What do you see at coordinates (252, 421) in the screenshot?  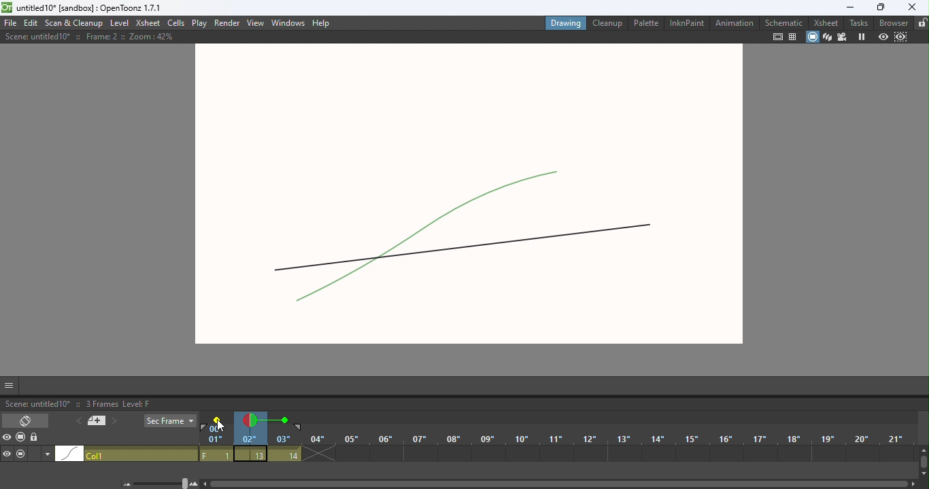 I see `Onion skin` at bounding box center [252, 421].